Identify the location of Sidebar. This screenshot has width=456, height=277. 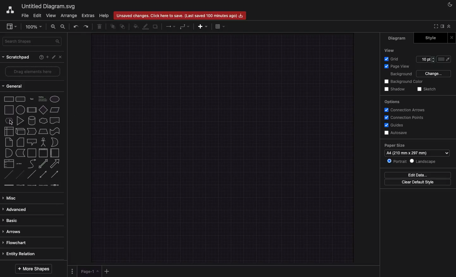
(11, 27).